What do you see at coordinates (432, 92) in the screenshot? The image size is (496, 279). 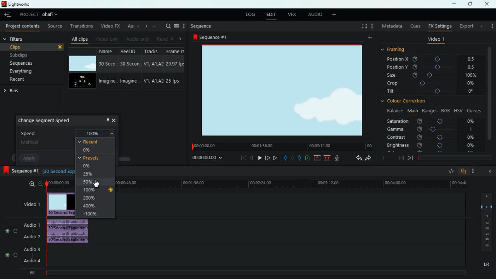 I see `` at bounding box center [432, 92].